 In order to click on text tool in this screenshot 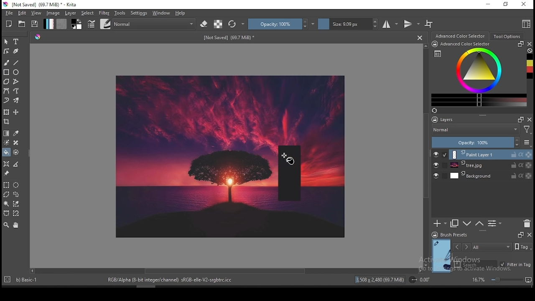, I will do `click(16, 41)`.